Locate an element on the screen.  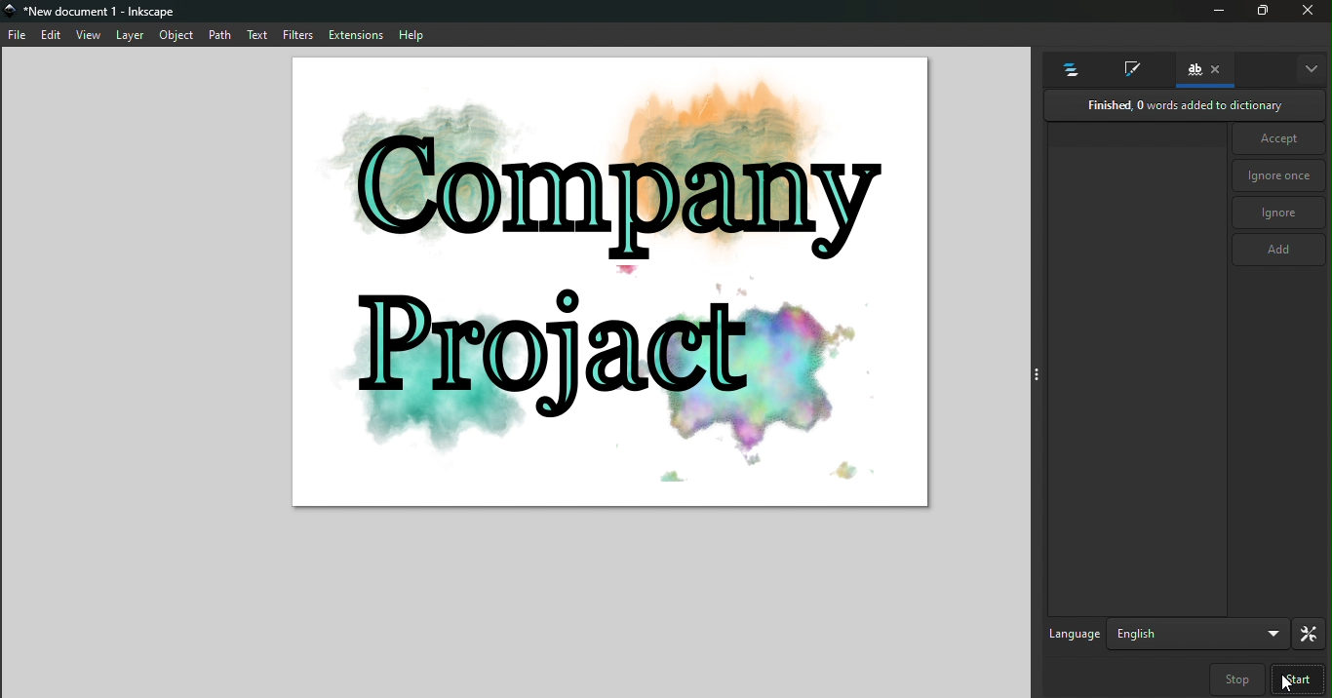
minimize is located at coordinates (1218, 12).